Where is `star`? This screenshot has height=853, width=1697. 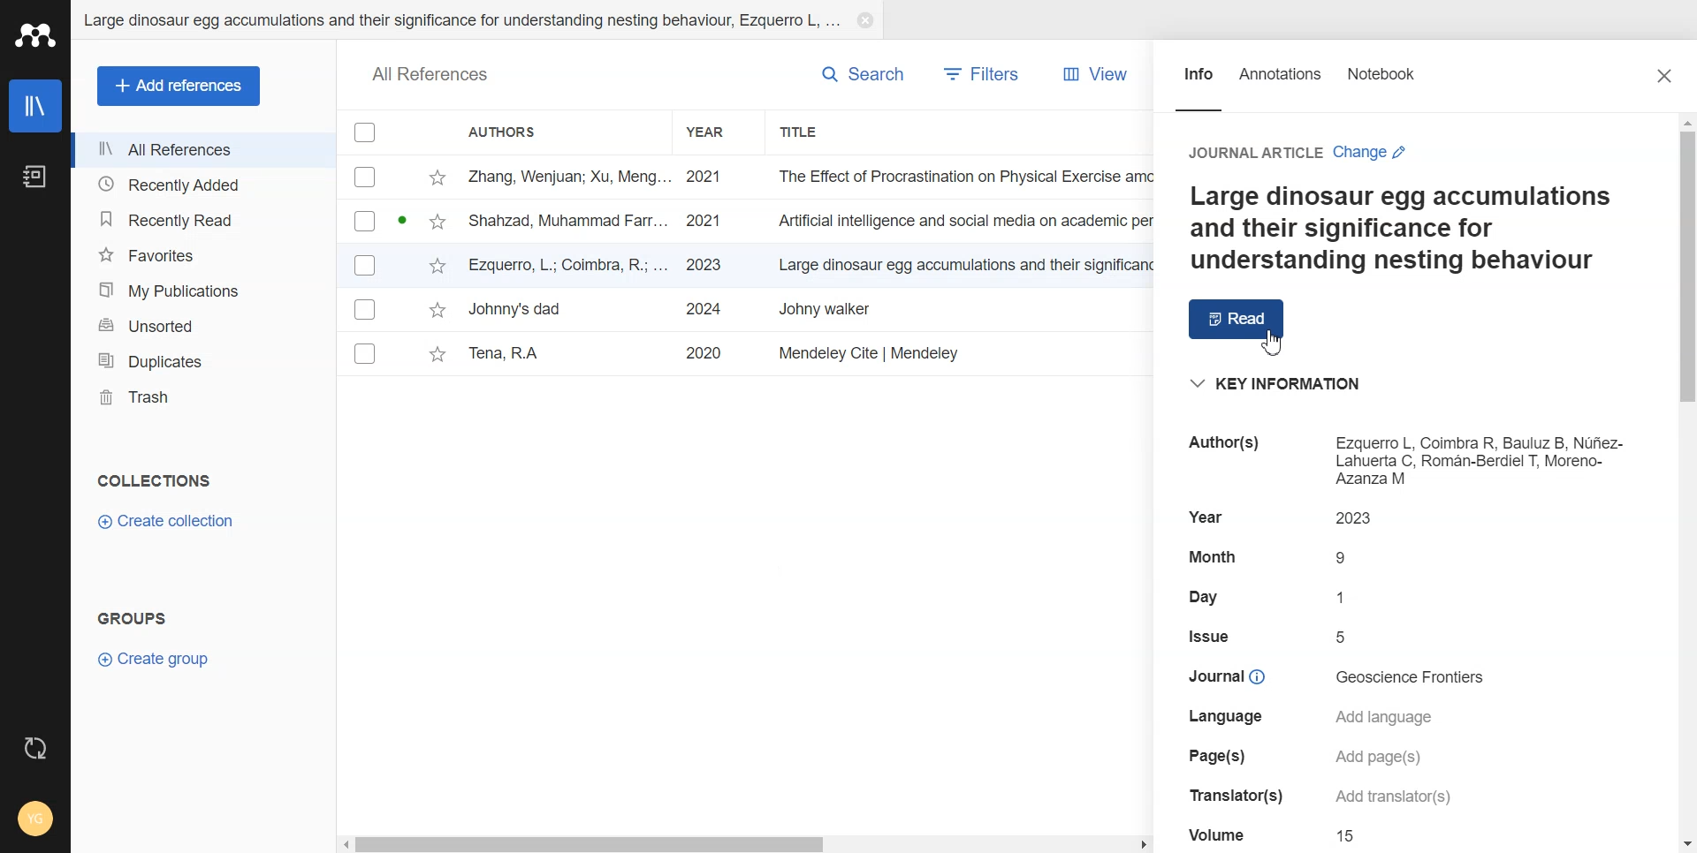
star is located at coordinates (438, 267).